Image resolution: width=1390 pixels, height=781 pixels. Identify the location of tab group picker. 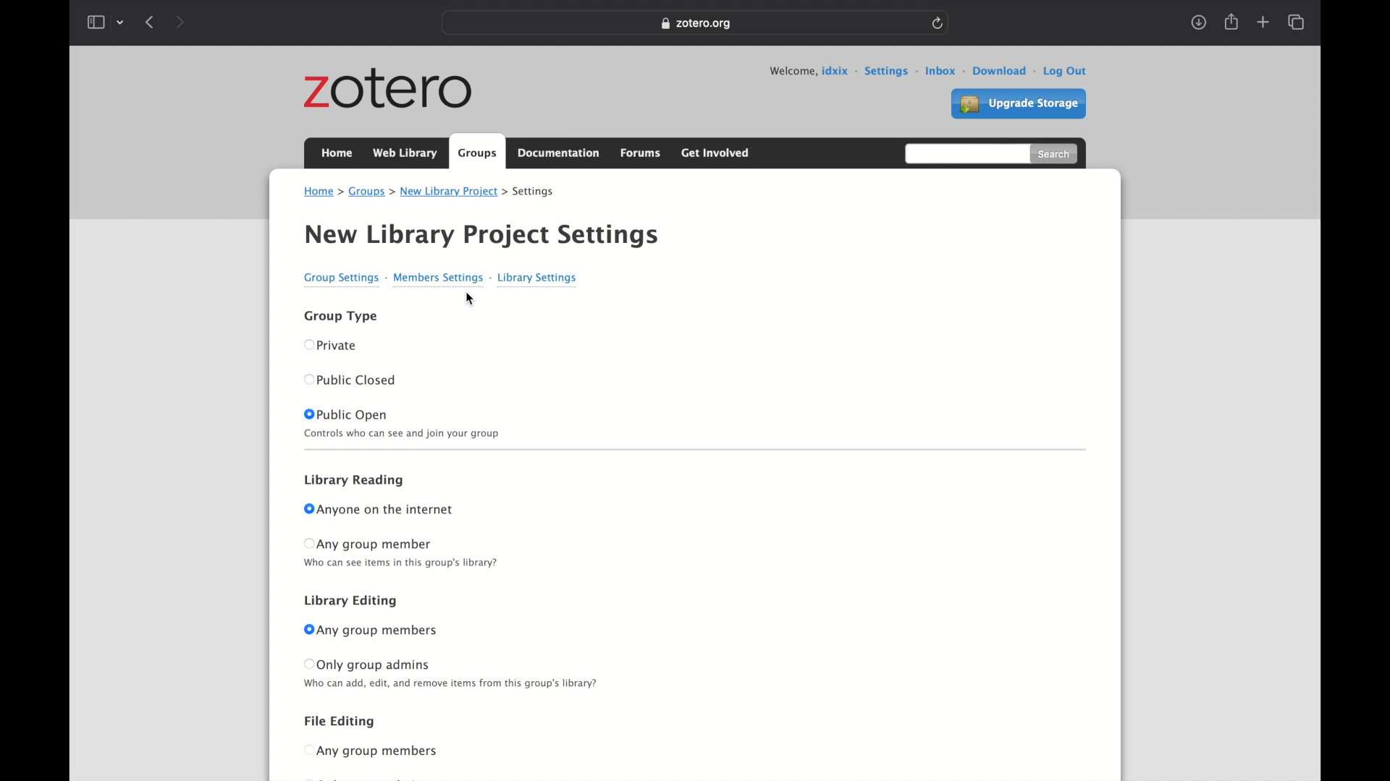
(121, 22).